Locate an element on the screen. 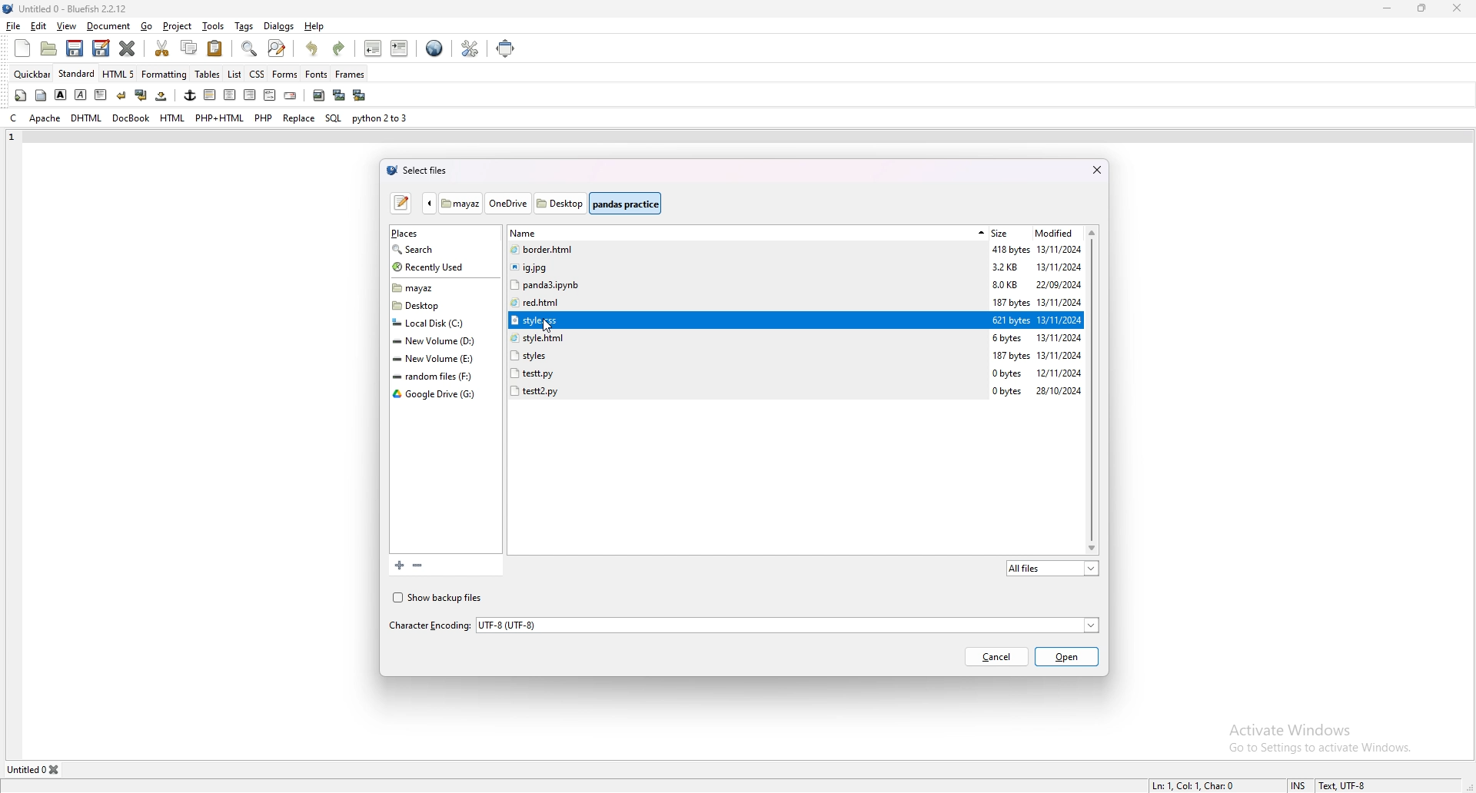 Image resolution: width=1476 pixels, height=793 pixels. file is located at coordinates (747, 250).